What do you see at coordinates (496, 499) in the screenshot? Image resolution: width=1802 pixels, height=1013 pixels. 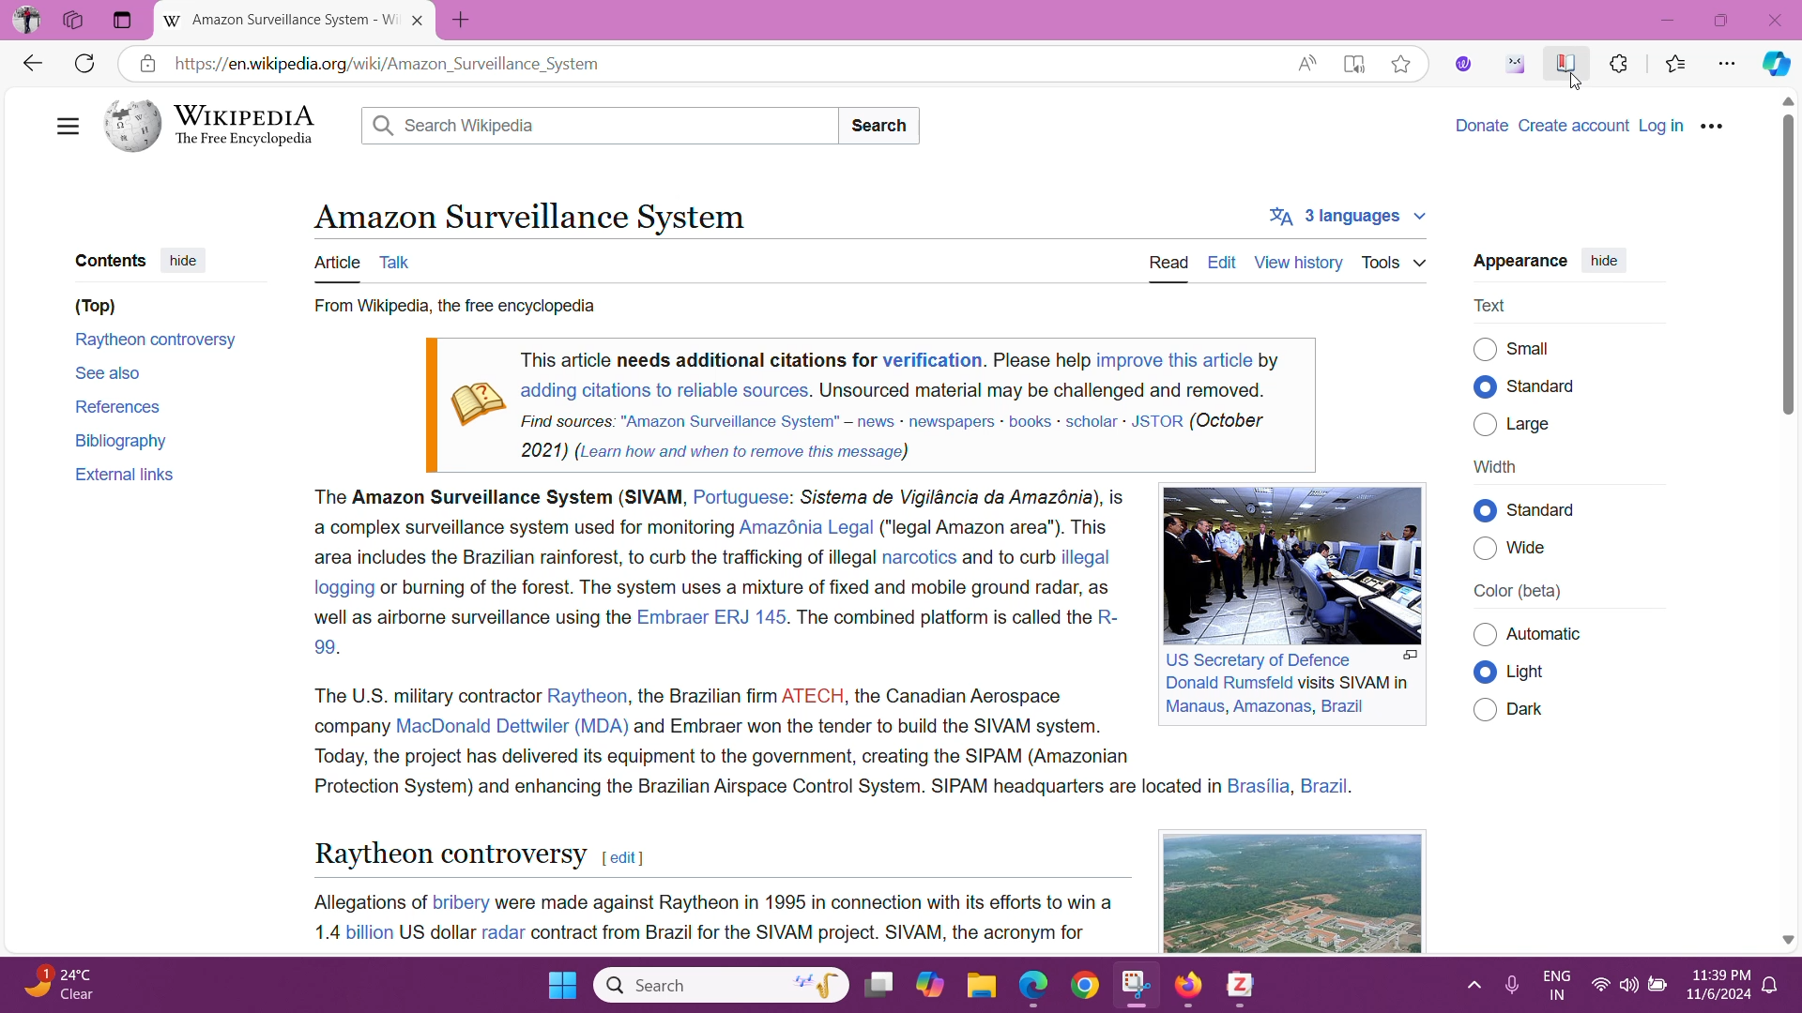 I see `The Amazon Surveillance System (SIVAM,` at bounding box center [496, 499].